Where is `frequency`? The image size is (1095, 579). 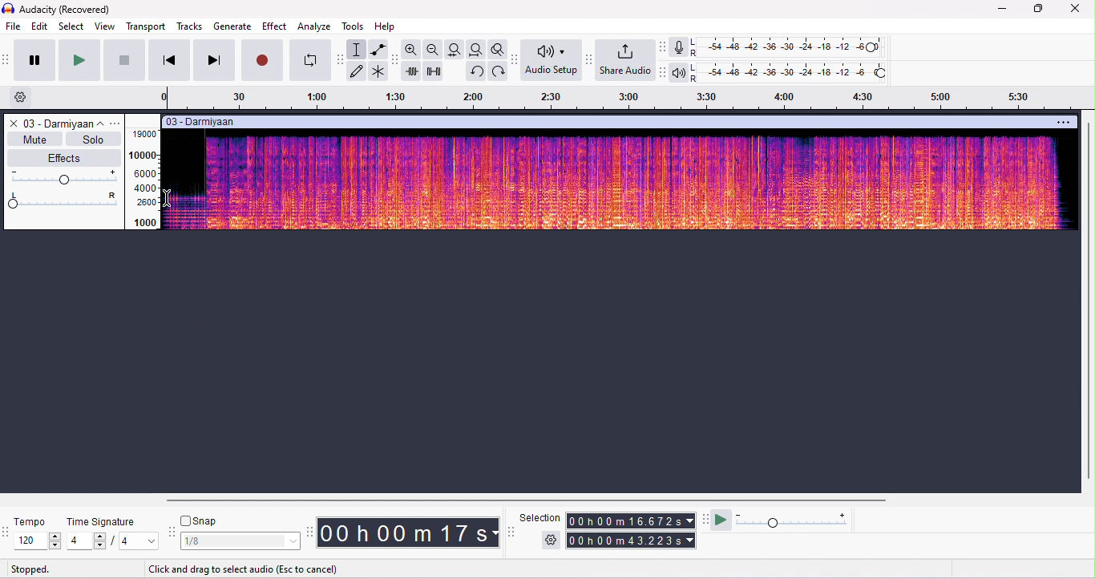 frequency is located at coordinates (145, 180).